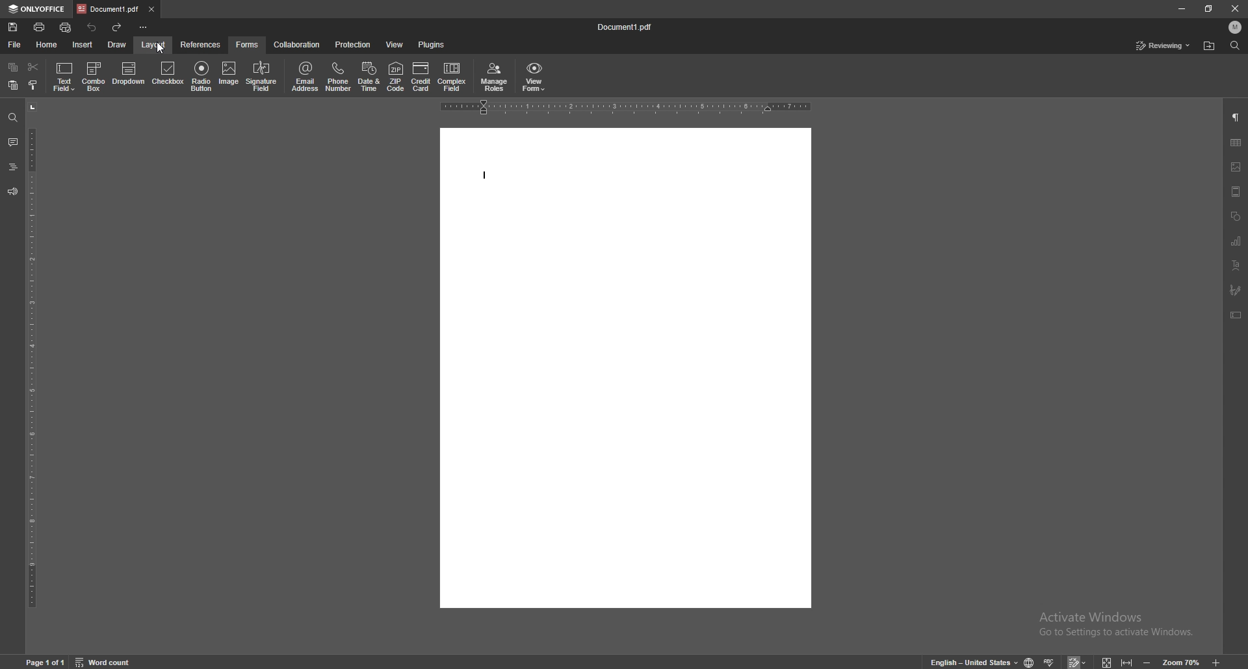 The height and width of the screenshot is (669, 1248). What do you see at coordinates (33, 67) in the screenshot?
I see `cut` at bounding box center [33, 67].